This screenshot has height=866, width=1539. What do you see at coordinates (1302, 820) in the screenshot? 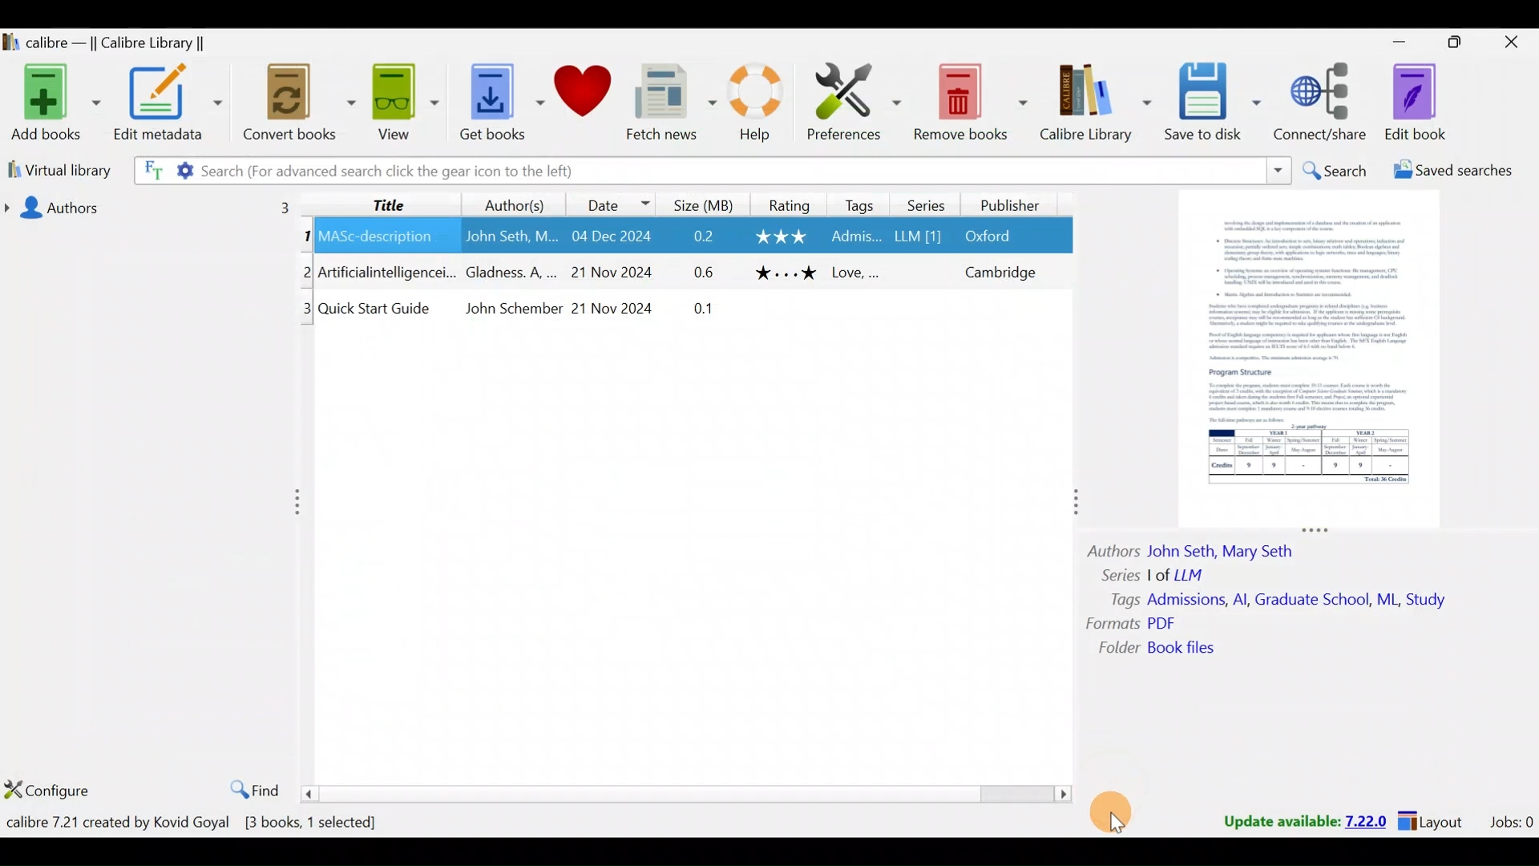
I see `Update` at bounding box center [1302, 820].